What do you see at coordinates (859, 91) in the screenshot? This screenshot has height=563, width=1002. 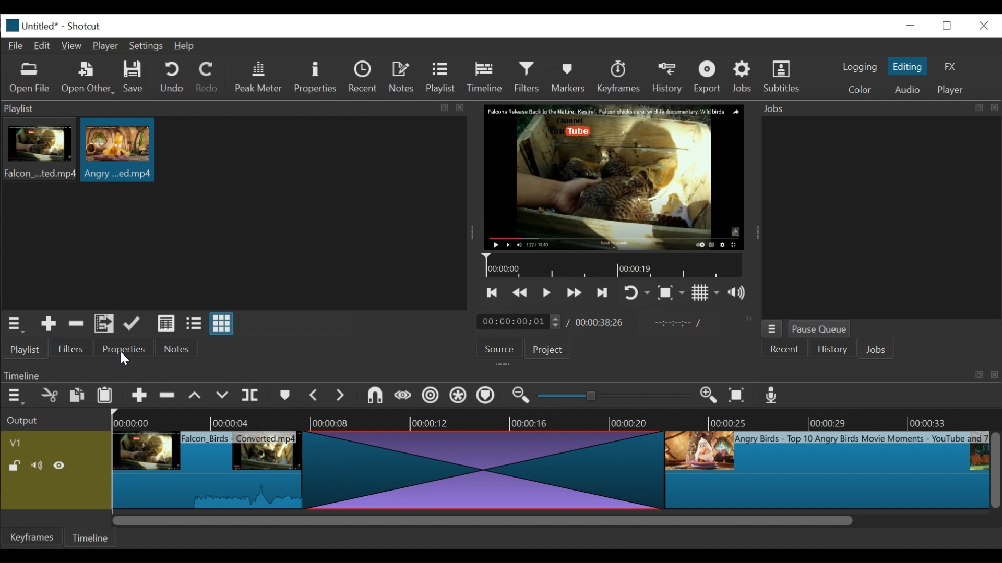 I see `color` at bounding box center [859, 91].